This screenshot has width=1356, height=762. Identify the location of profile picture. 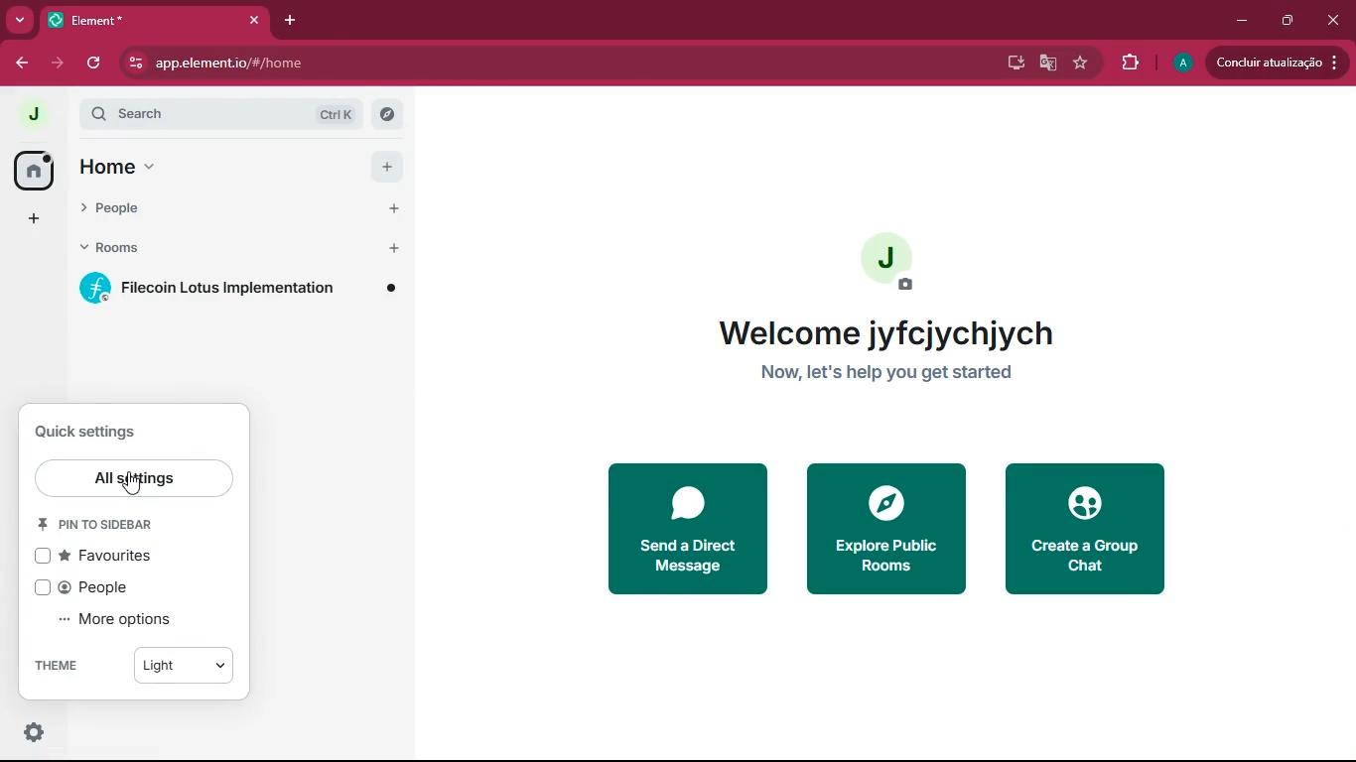
(898, 260).